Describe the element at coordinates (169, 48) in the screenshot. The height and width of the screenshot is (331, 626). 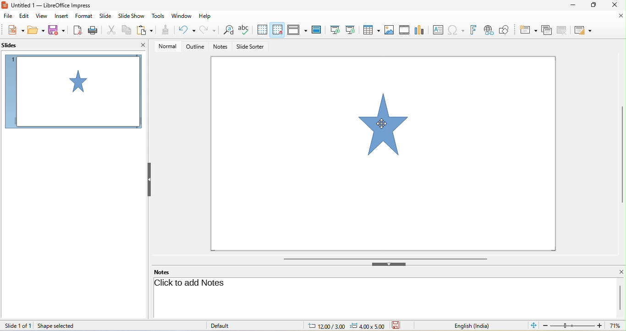
I see `normal` at that location.